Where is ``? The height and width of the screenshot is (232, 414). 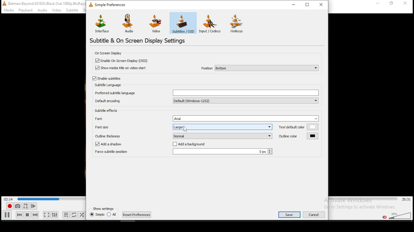  is located at coordinates (324, 126).